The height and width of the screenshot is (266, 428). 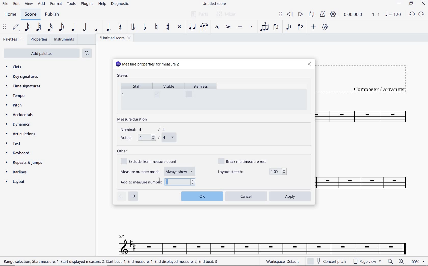 I want to click on workspace default, so click(x=282, y=262).